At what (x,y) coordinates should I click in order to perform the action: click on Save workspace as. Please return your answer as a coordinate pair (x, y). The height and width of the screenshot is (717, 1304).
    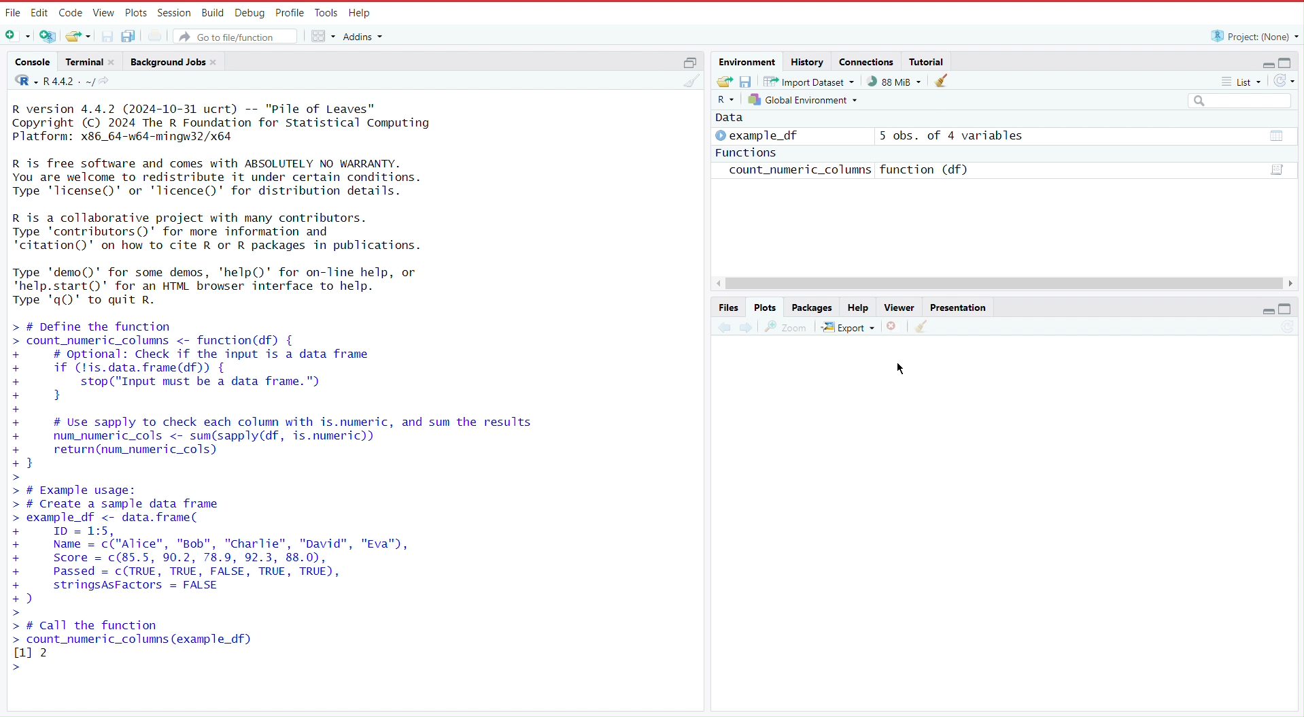
    Looking at the image, I should click on (749, 81).